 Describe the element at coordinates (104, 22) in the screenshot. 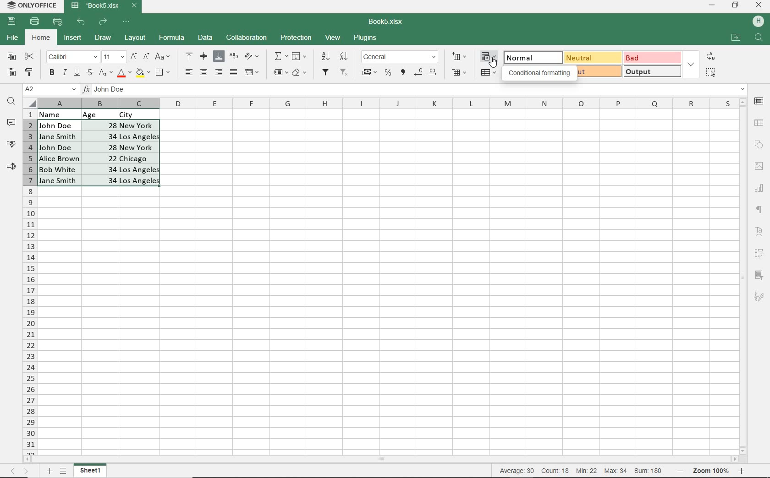

I see `REDO` at that location.